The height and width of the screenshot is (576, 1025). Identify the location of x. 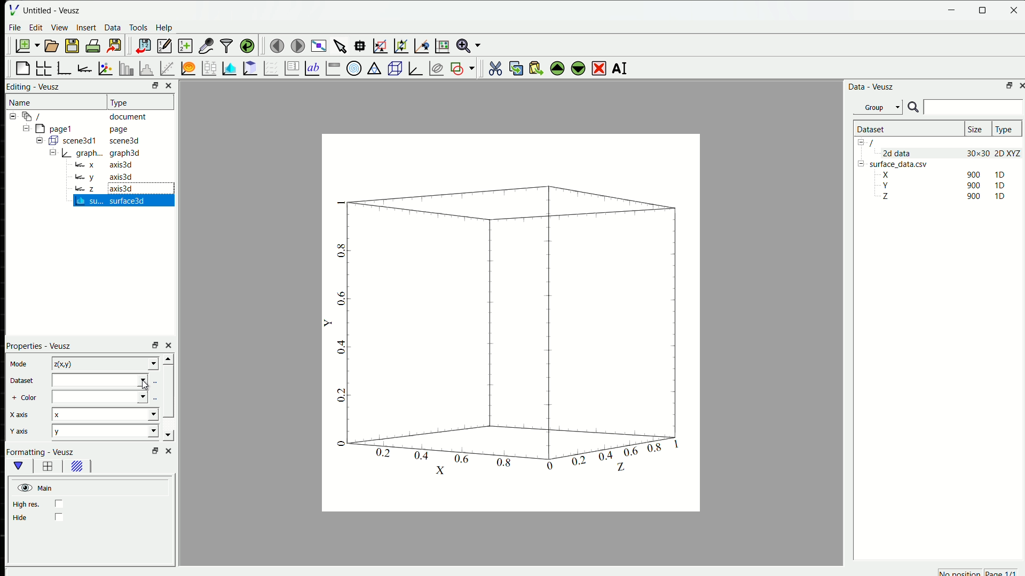
(98, 414).